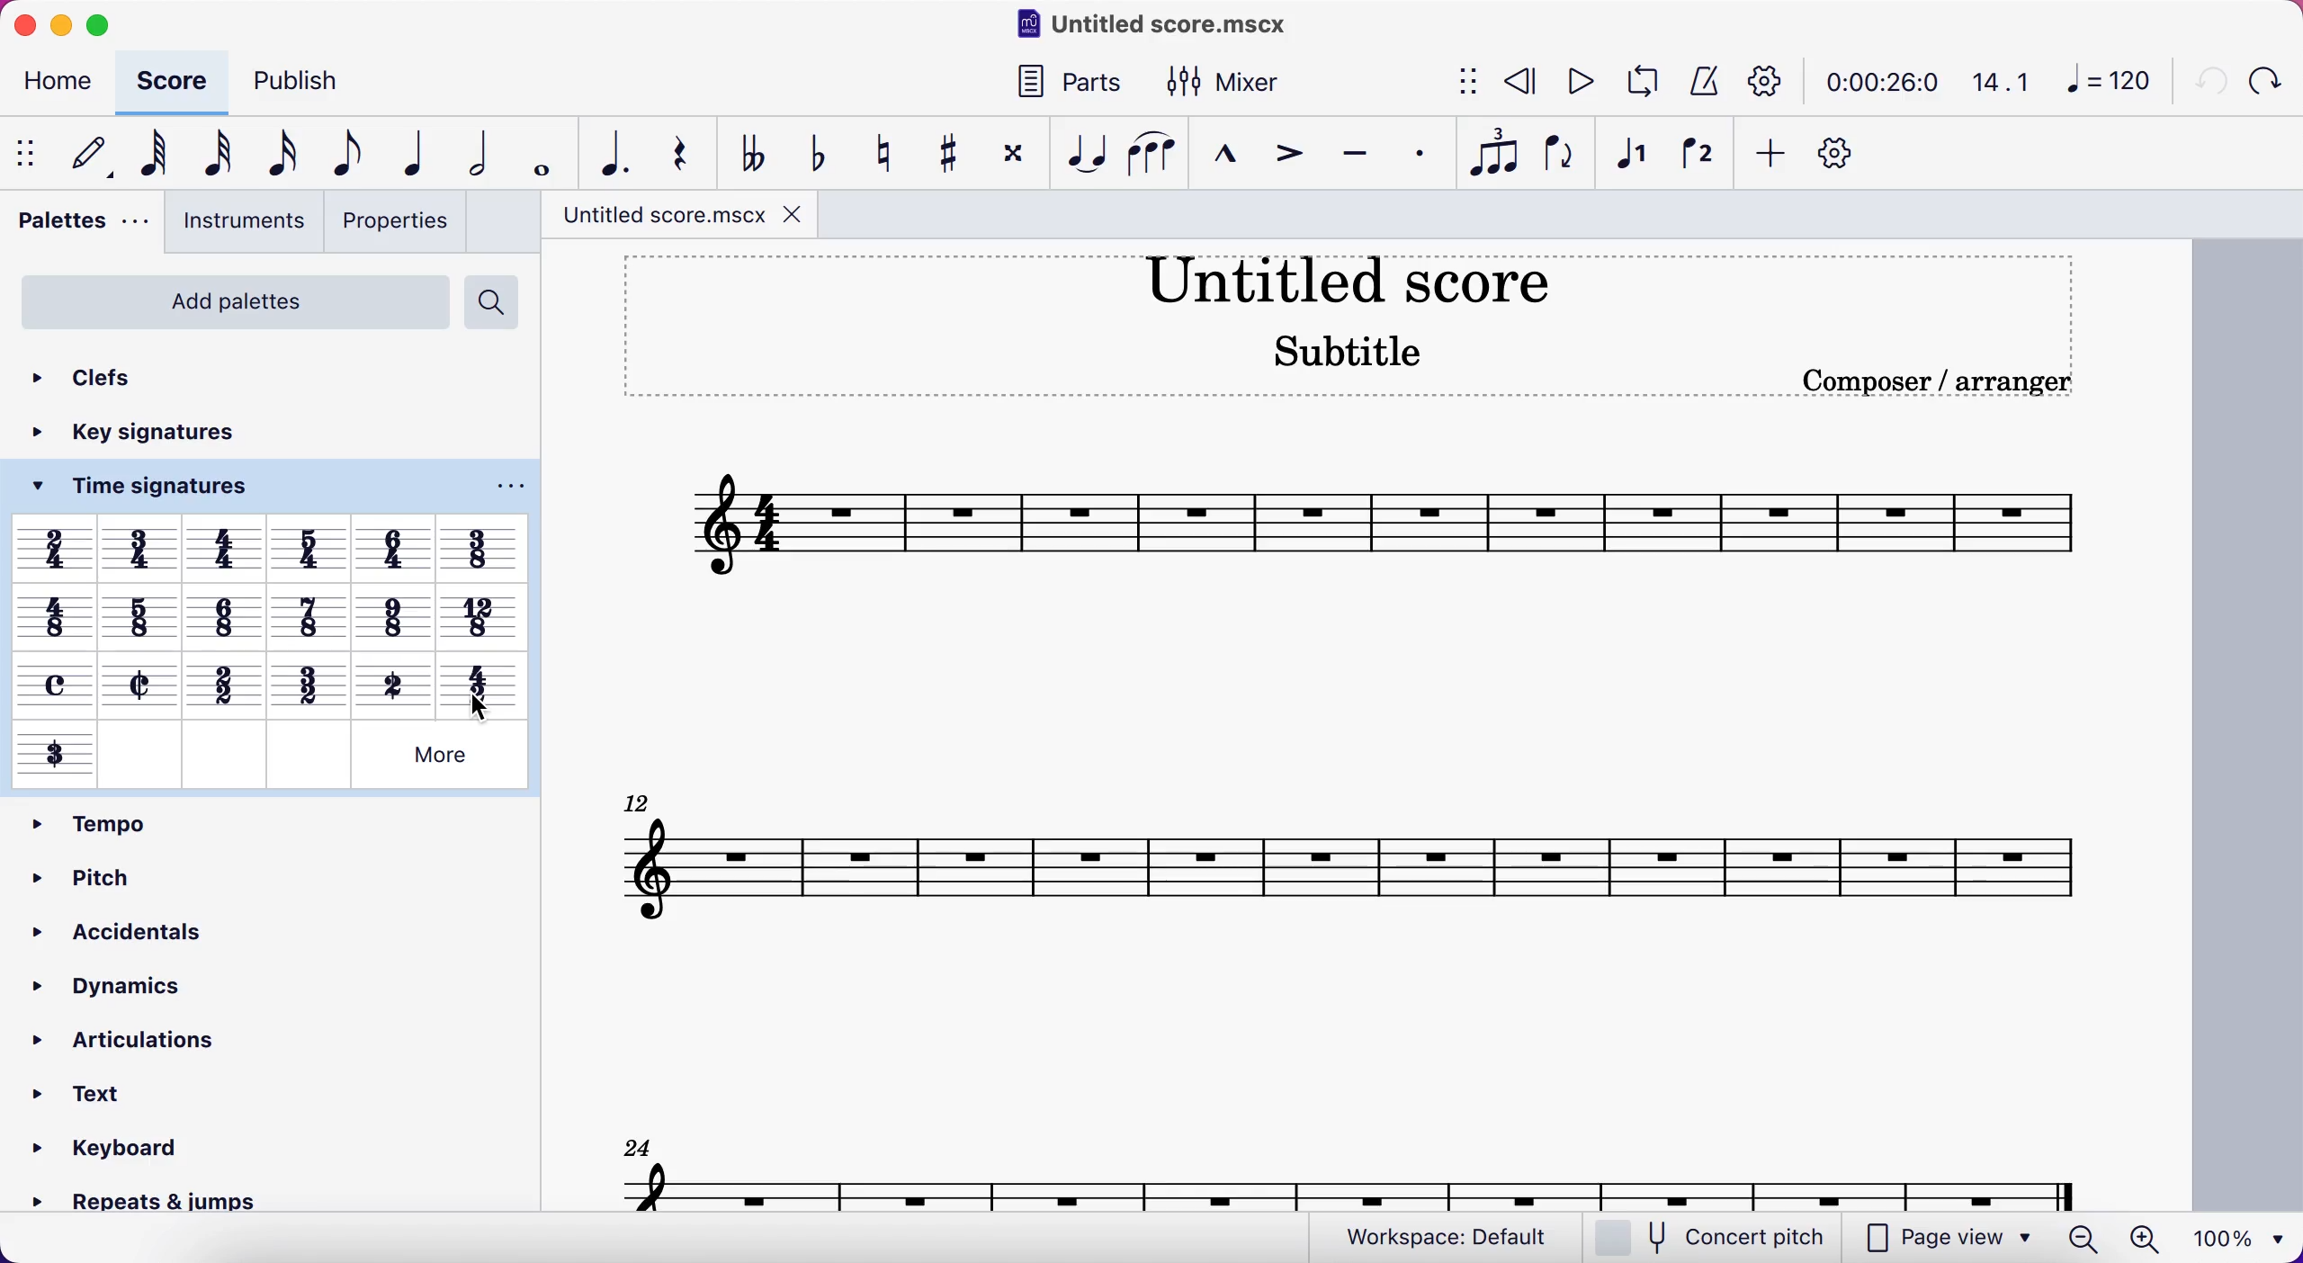 The height and width of the screenshot is (1263, 2303). Describe the element at coordinates (1149, 153) in the screenshot. I see `slur` at that location.